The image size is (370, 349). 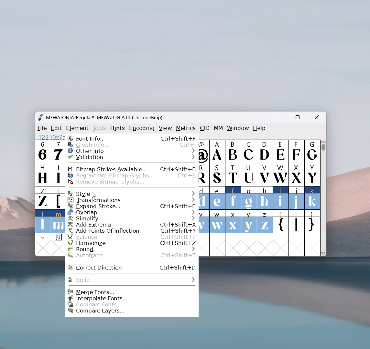 I want to click on edit, so click(x=57, y=128).